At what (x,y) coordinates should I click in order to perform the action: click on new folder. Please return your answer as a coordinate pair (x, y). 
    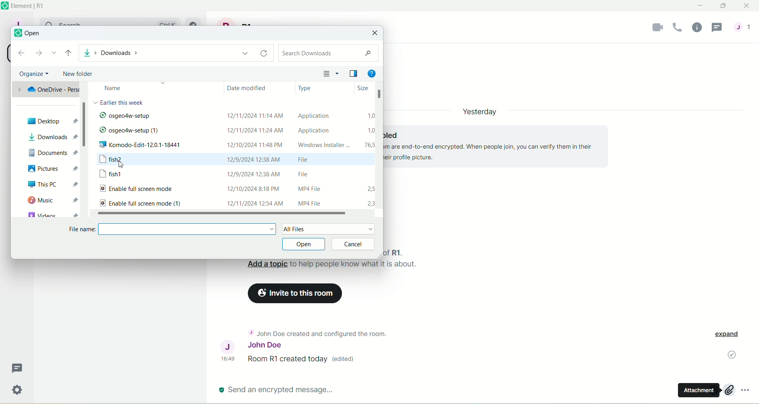
    Looking at the image, I should click on (77, 74).